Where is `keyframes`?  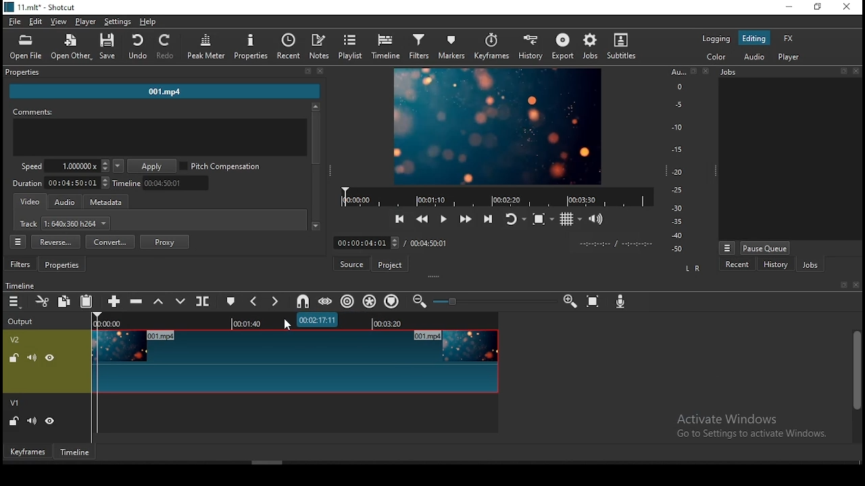 keyframes is located at coordinates (493, 47).